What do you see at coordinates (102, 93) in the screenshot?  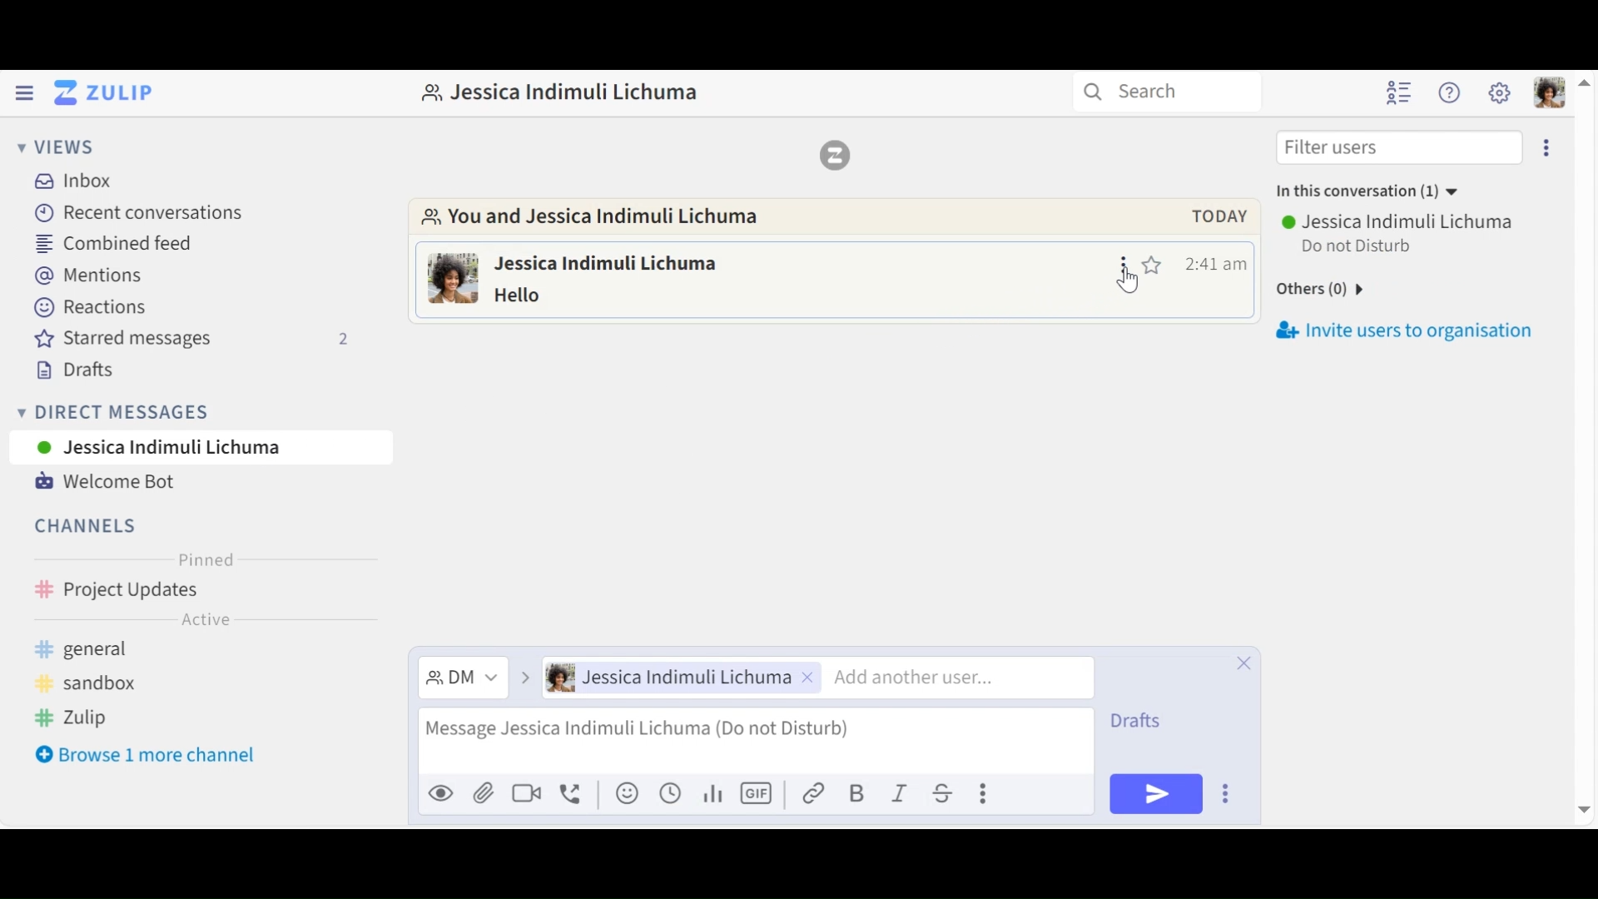 I see `Go to Home View (Inbox)` at bounding box center [102, 93].